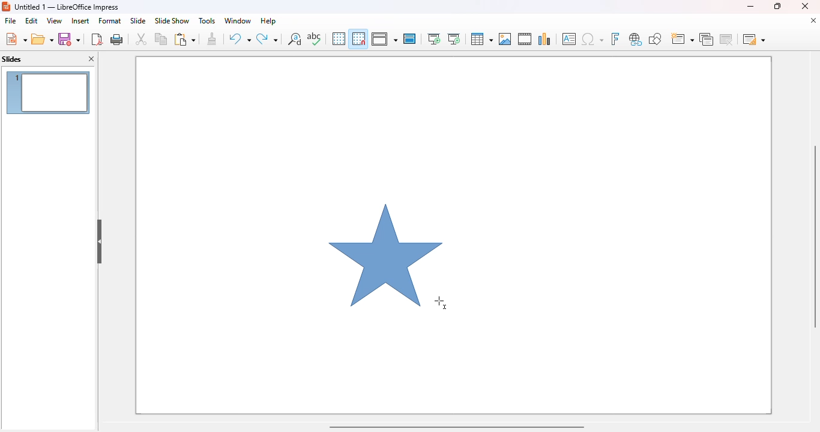 The image size is (820, 432). I want to click on print, so click(118, 39).